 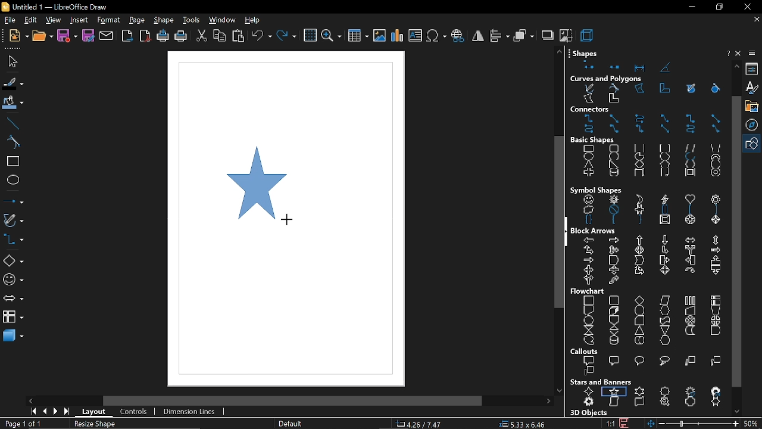 What do you see at coordinates (649, 65) in the screenshot?
I see `shapes` at bounding box center [649, 65].